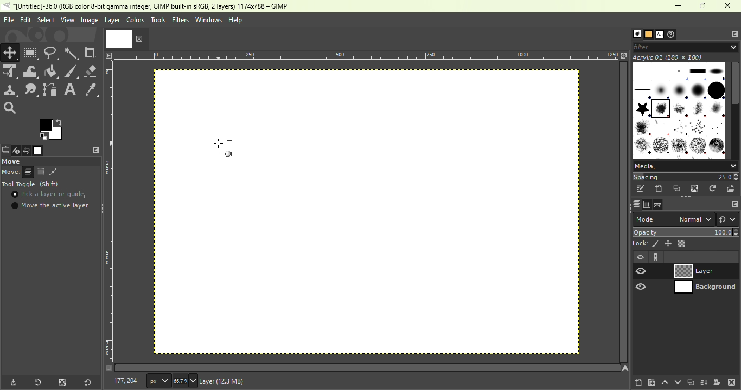 The width and height of the screenshot is (741, 390). What do you see at coordinates (52, 52) in the screenshot?
I see `Free select tool` at bounding box center [52, 52].